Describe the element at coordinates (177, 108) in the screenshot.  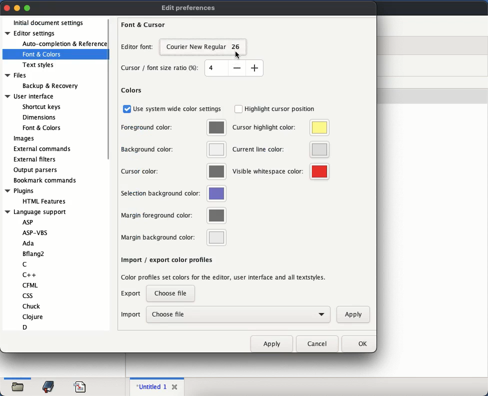
I see `use system wide color settings` at that location.